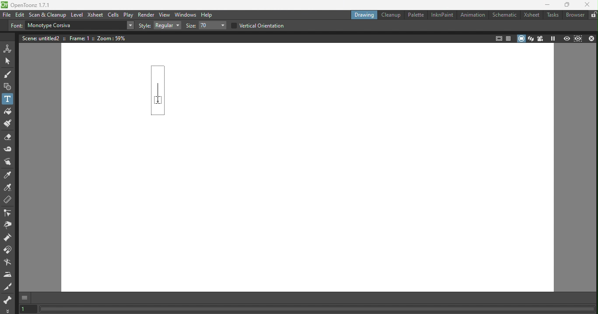  What do you see at coordinates (588, 5) in the screenshot?
I see `Close` at bounding box center [588, 5].